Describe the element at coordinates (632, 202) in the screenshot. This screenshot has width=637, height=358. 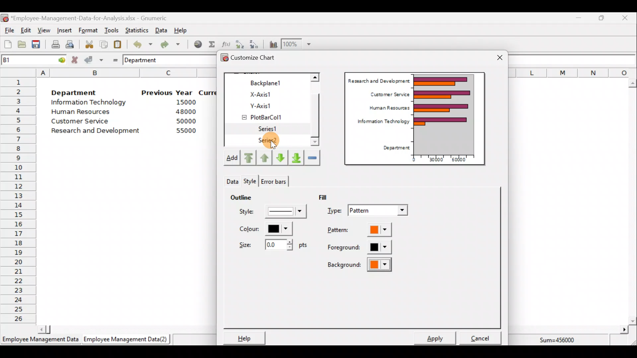
I see `Scroll bar` at that location.